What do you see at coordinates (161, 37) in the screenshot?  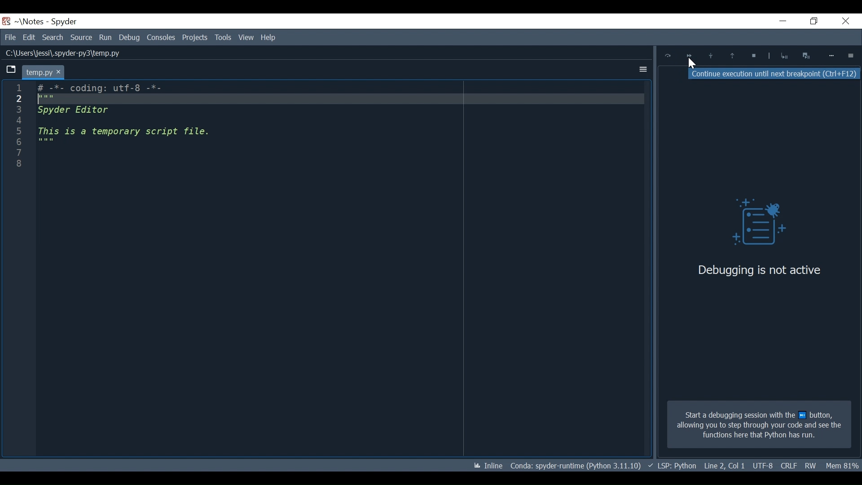 I see `Consoles` at bounding box center [161, 37].